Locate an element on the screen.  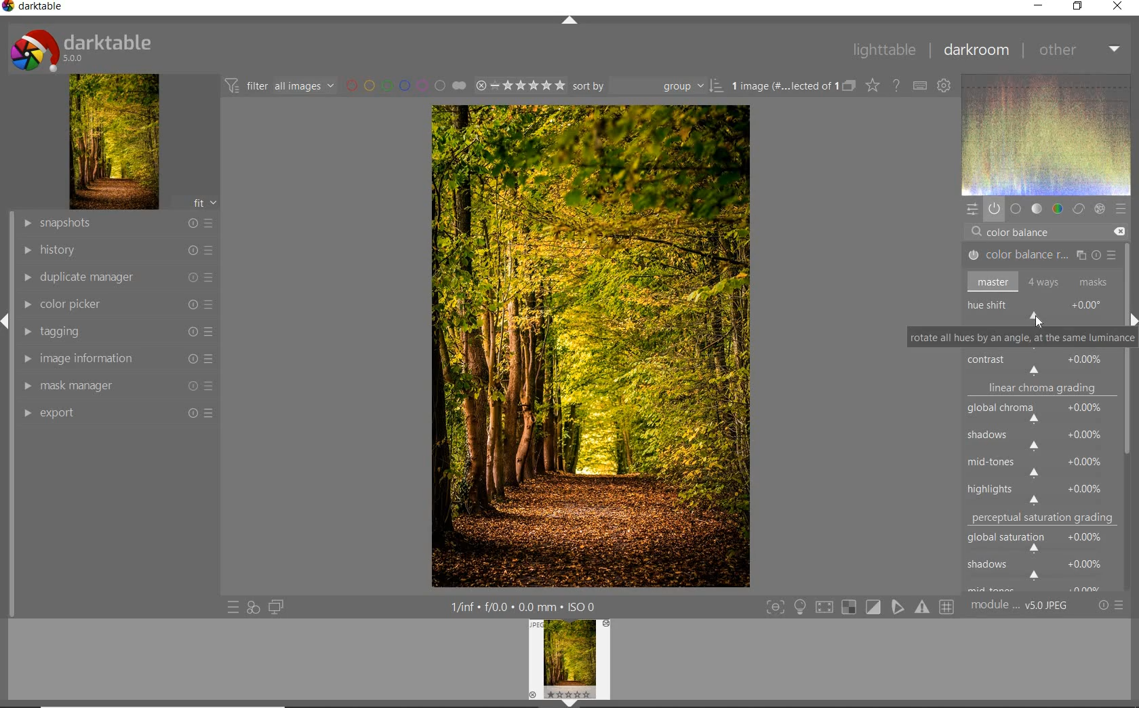
show global preference is located at coordinates (945, 87).